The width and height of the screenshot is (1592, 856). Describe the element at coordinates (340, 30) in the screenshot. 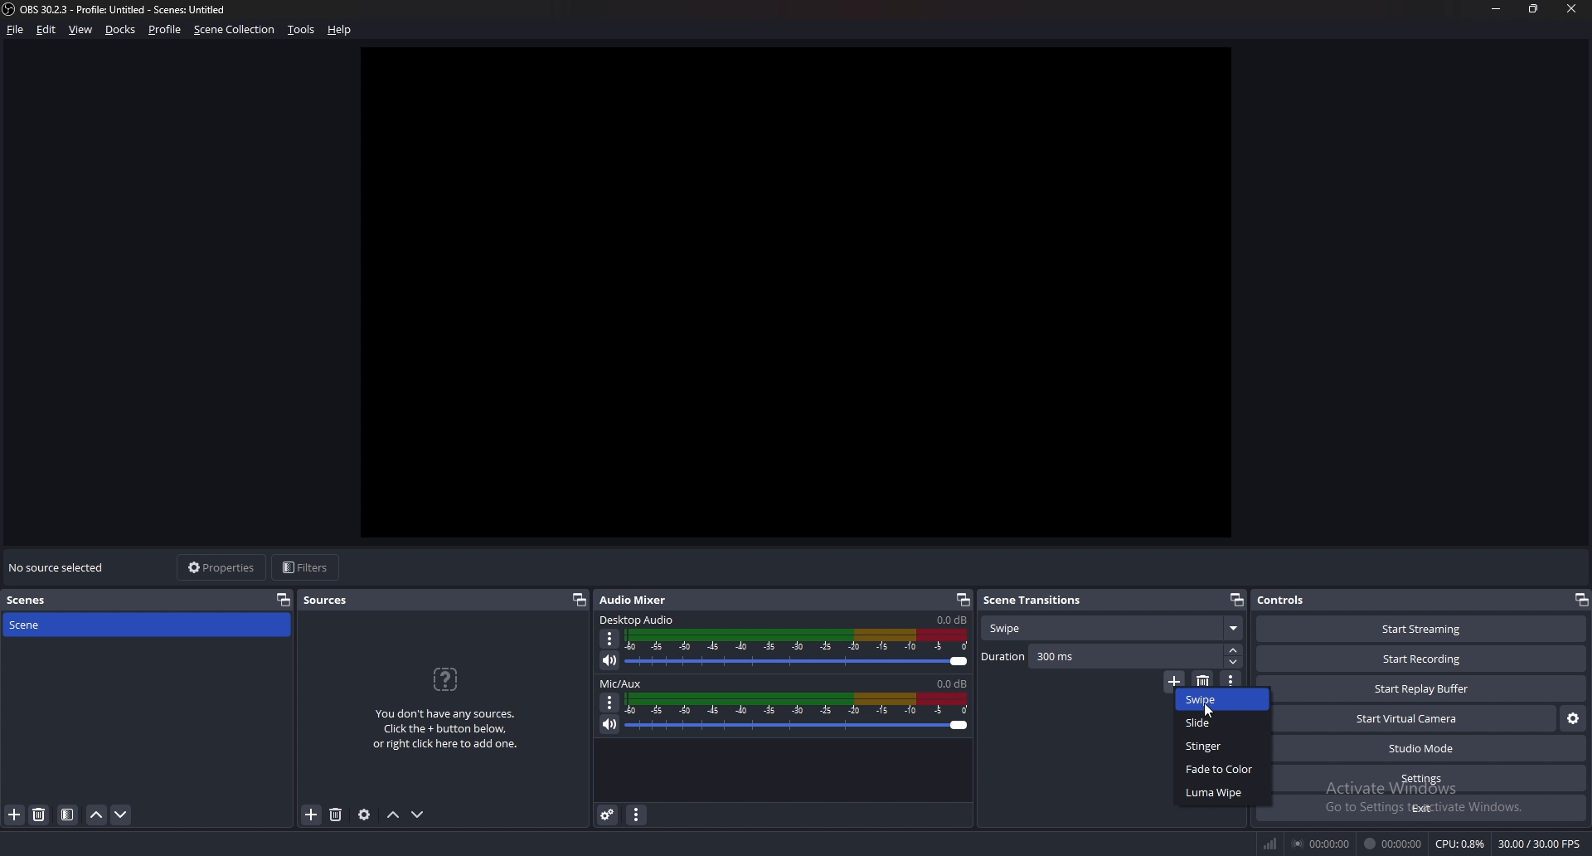

I see `help` at that location.